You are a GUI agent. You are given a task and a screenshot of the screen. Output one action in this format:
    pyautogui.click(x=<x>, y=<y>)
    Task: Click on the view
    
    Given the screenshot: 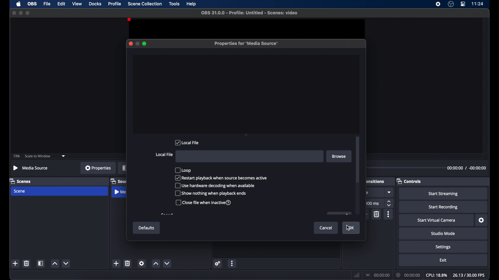 What is the action you would take?
    pyautogui.click(x=77, y=4)
    